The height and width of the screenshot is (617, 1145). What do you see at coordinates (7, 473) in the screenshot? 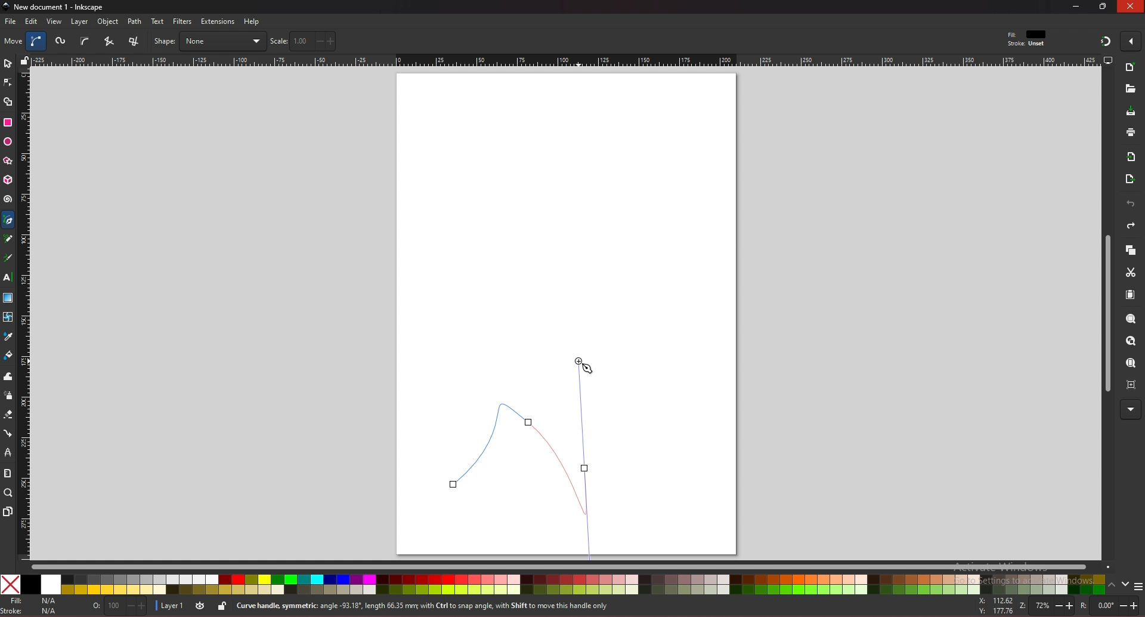
I see `measure` at bounding box center [7, 473].